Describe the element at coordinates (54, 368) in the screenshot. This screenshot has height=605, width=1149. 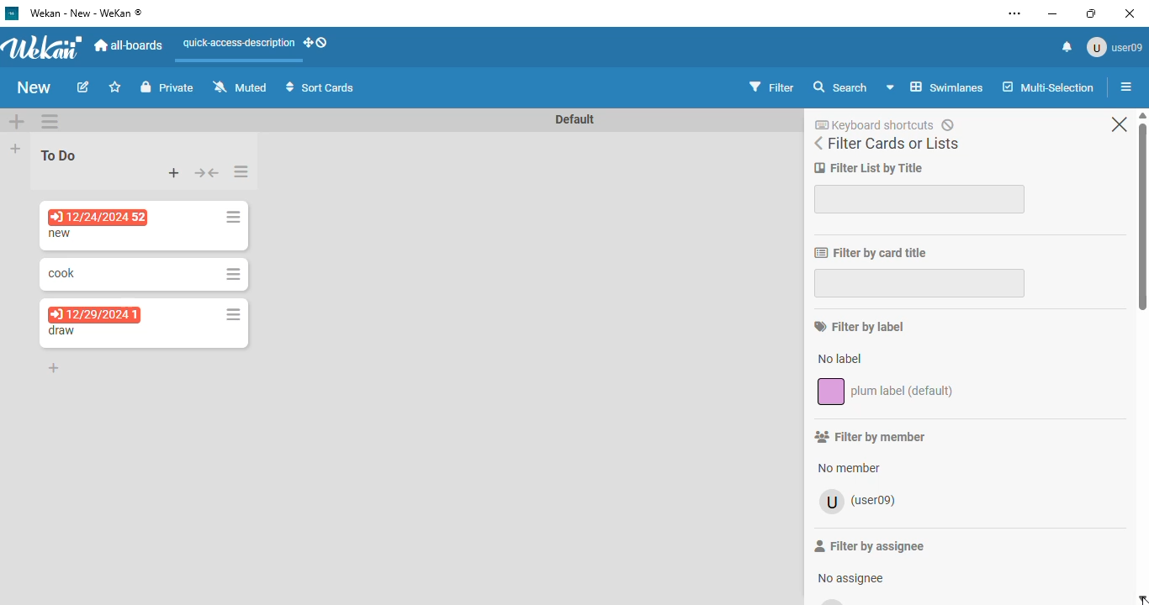
I see `add card to bottom of the list` at that location.